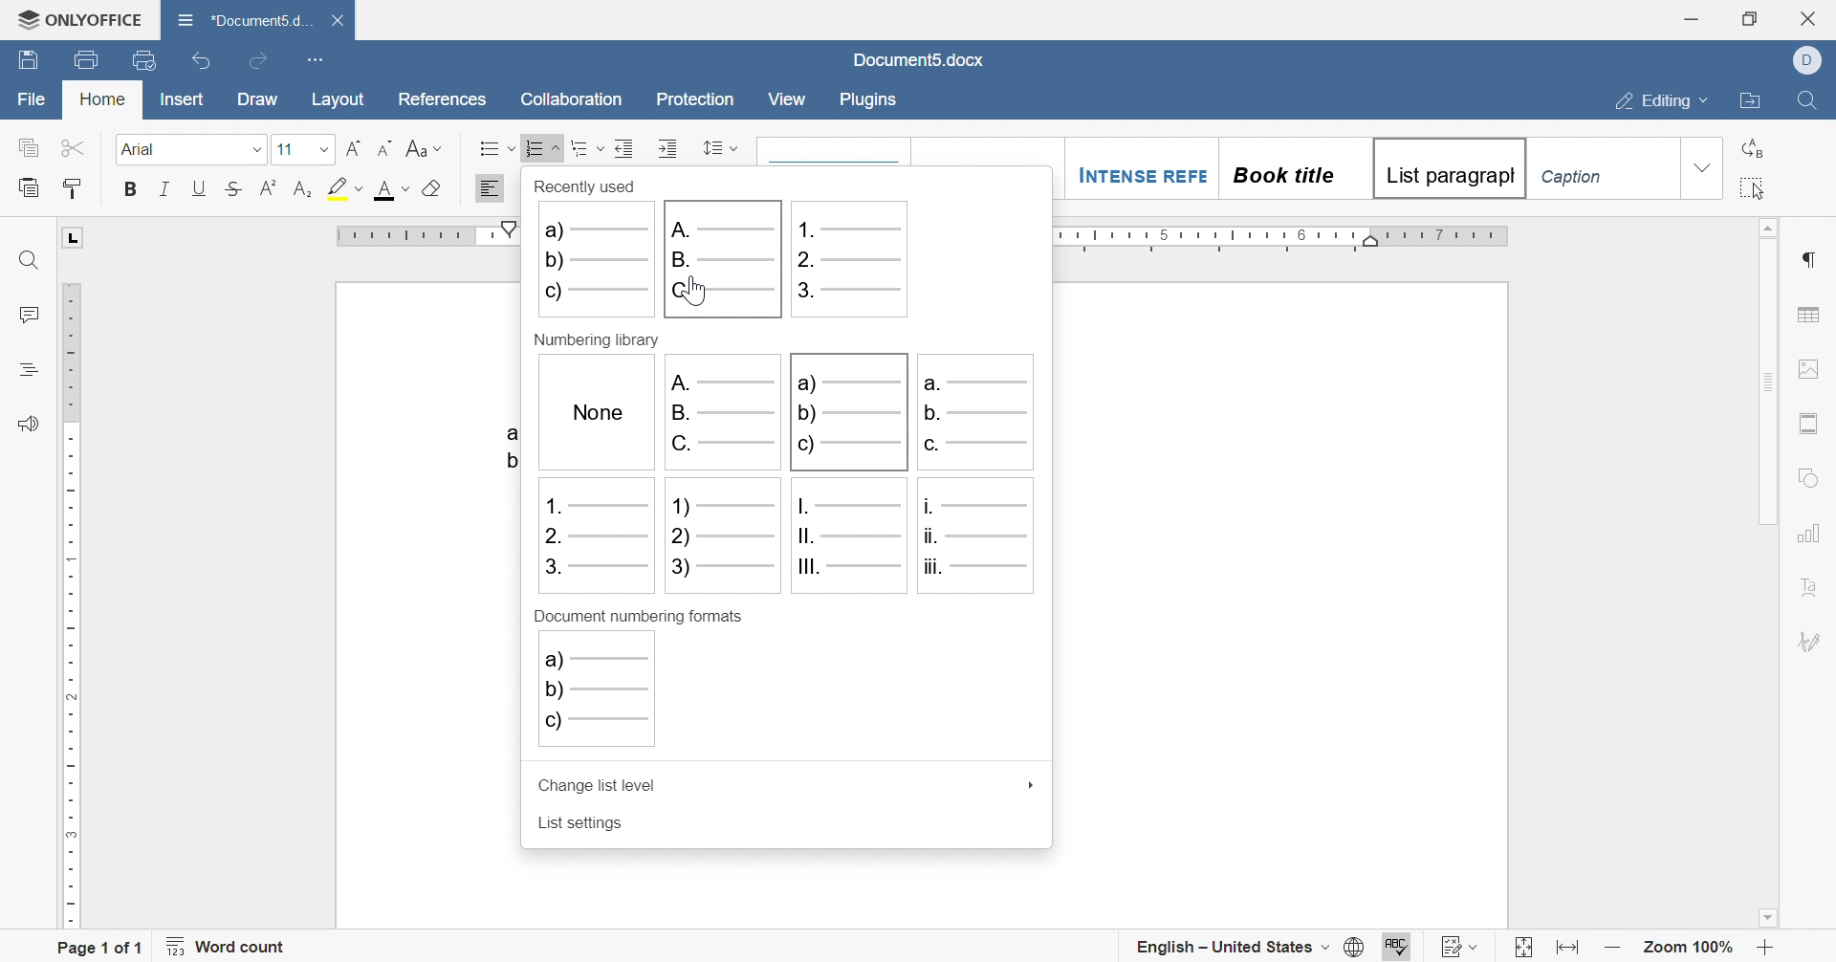 This screenshot has height=962, width=1836. I want to click on undo, so click(204, 60).